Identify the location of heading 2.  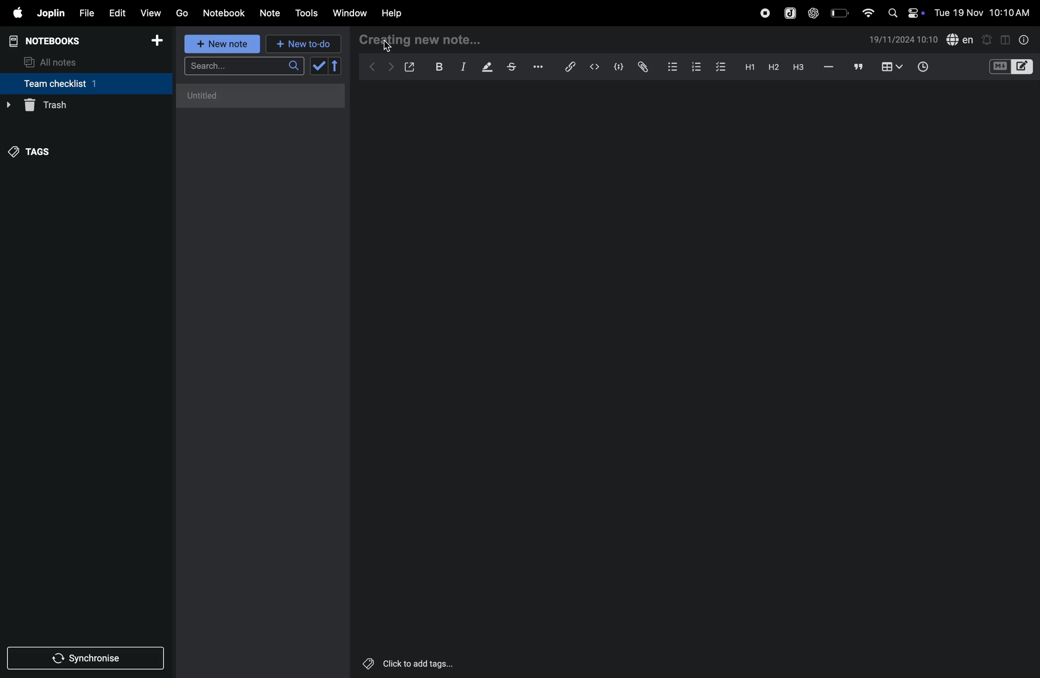
(748, 66).